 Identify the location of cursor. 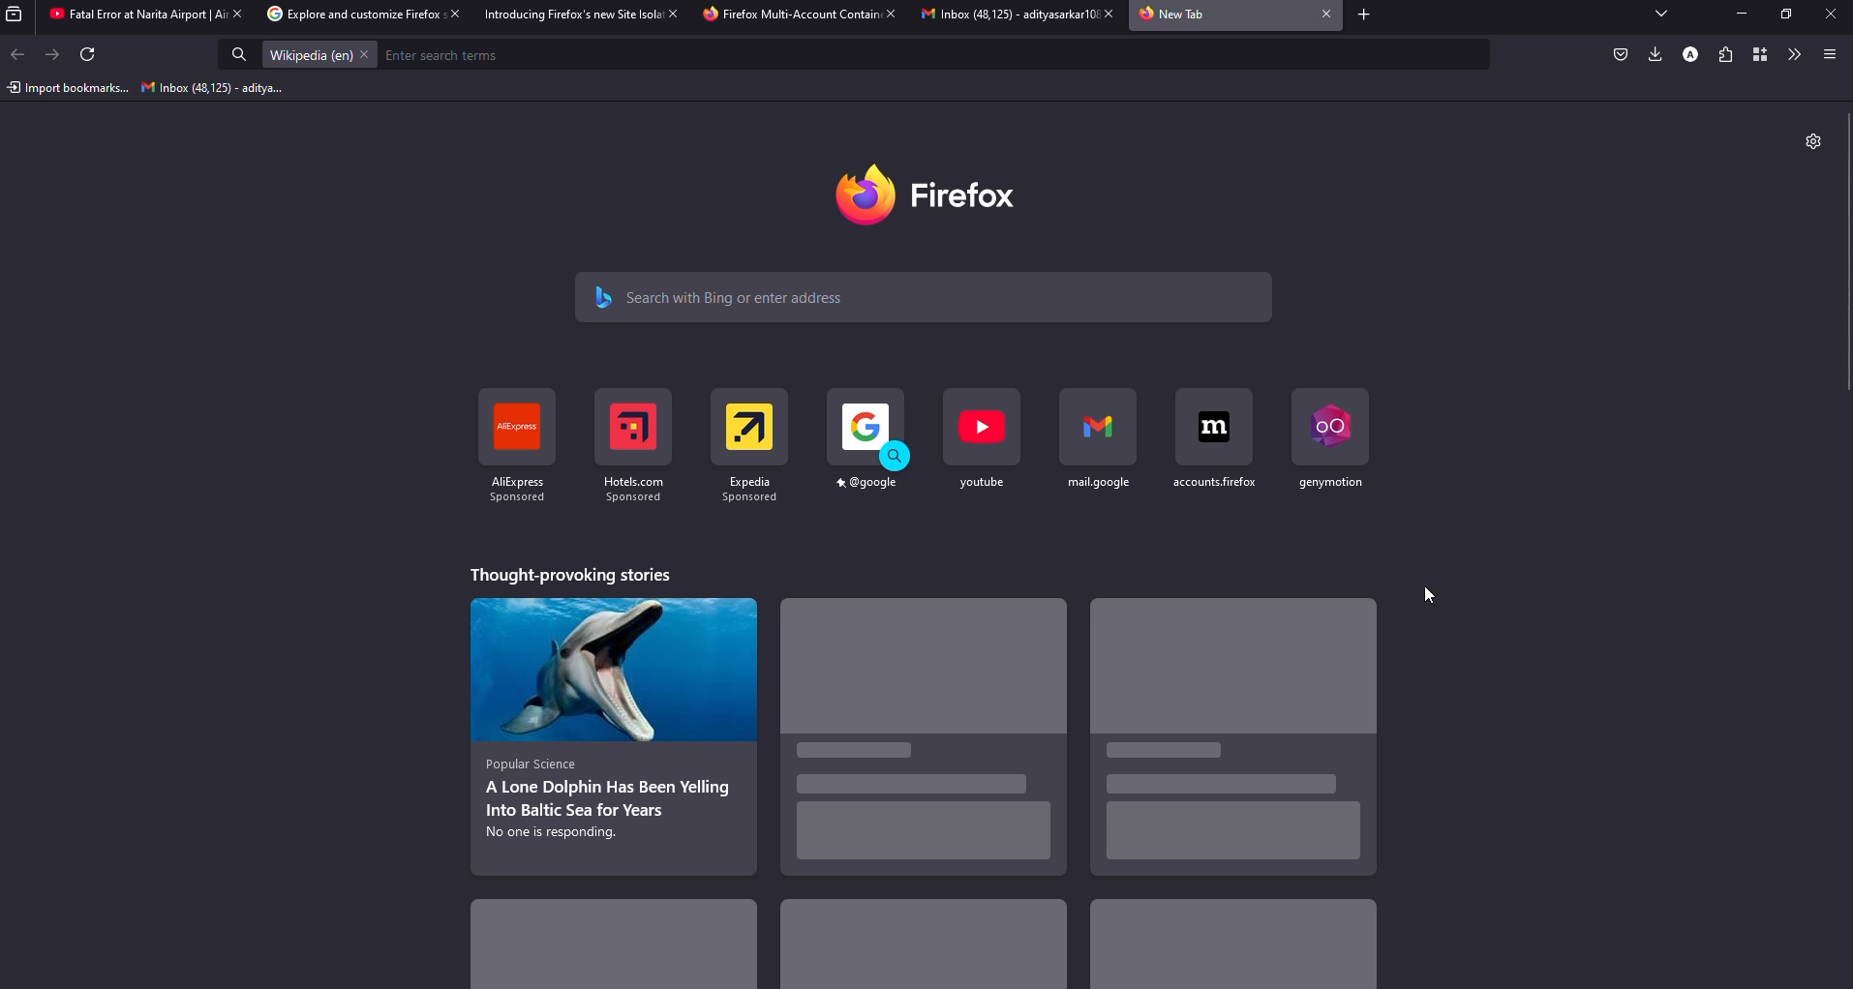
(1431, 595).